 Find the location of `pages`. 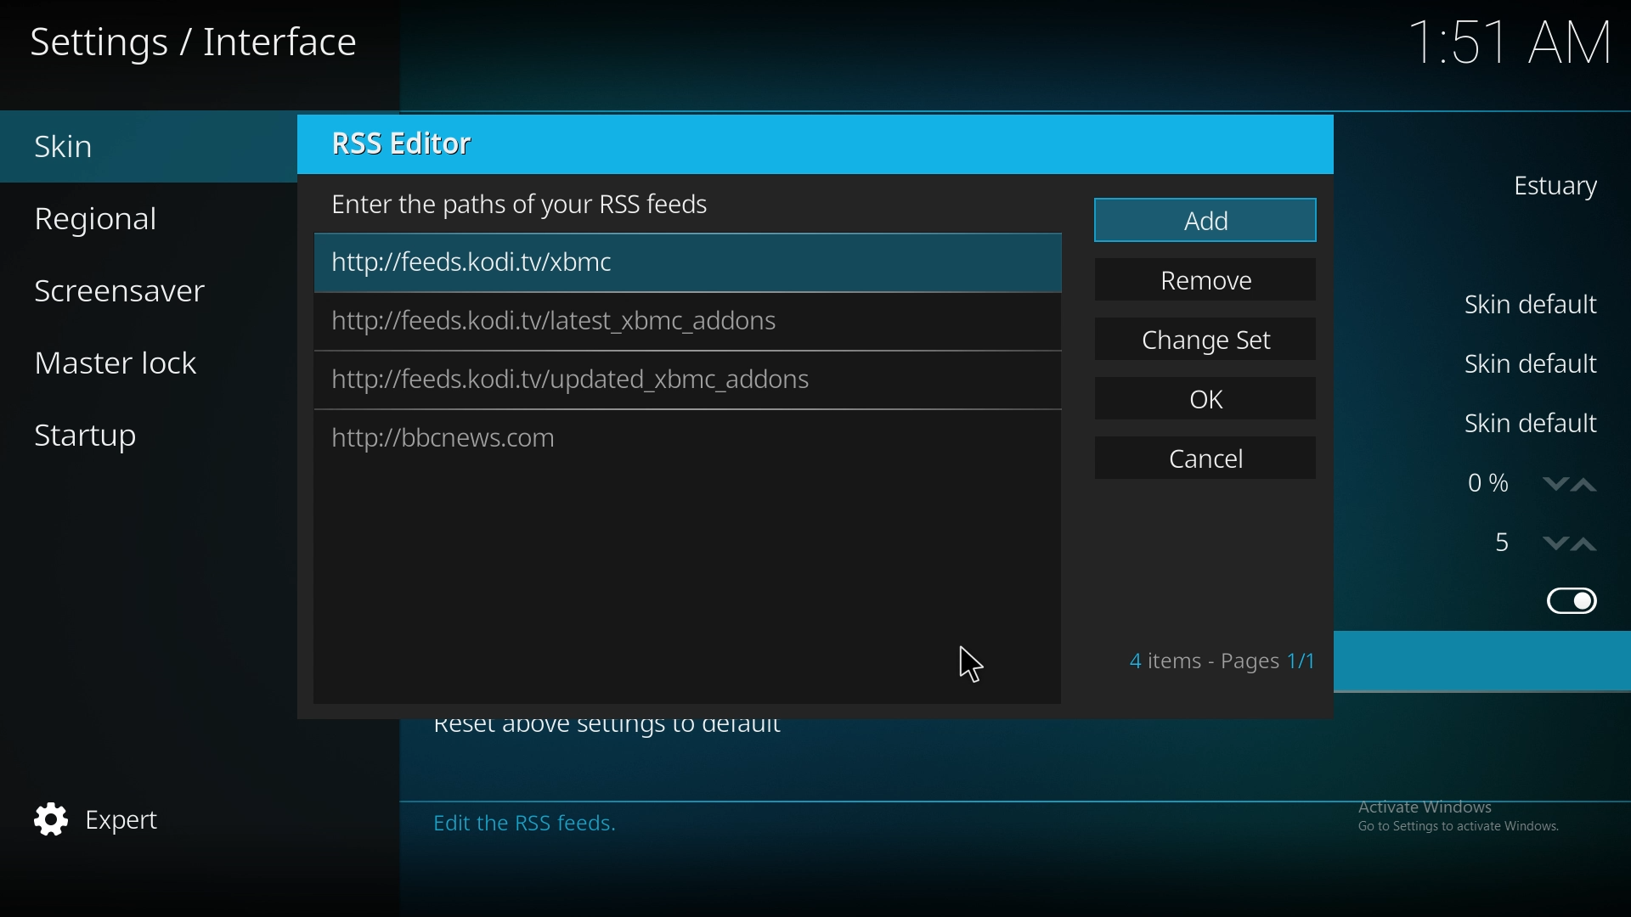

pages is located at coordinates (1222, 661).